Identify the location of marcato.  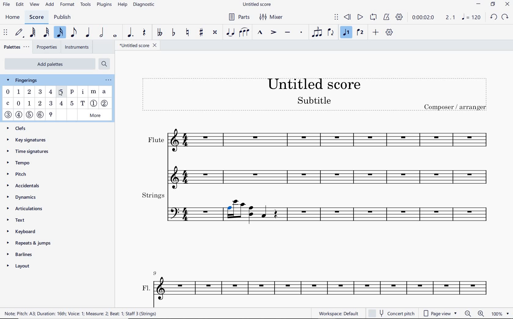
(261, 33).